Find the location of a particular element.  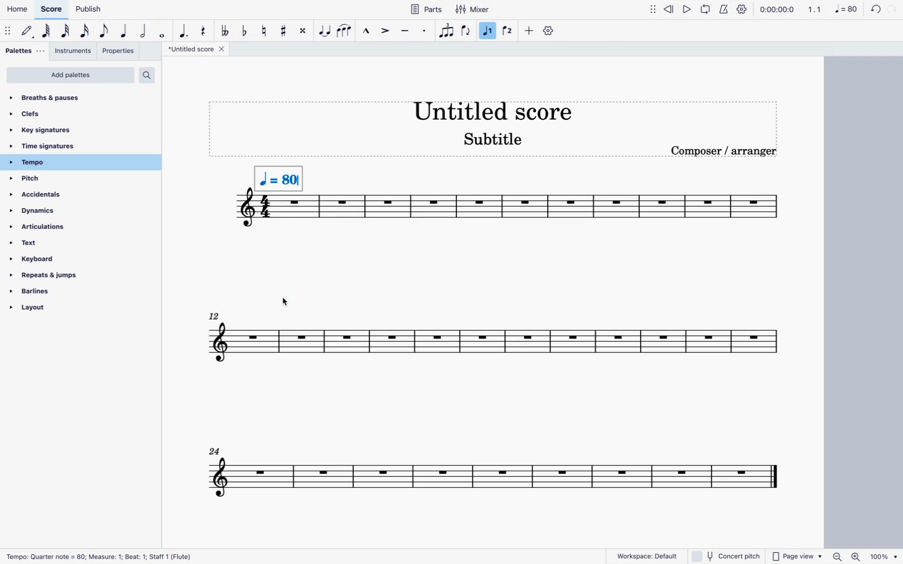

scale is located at coordinates (806, 10).